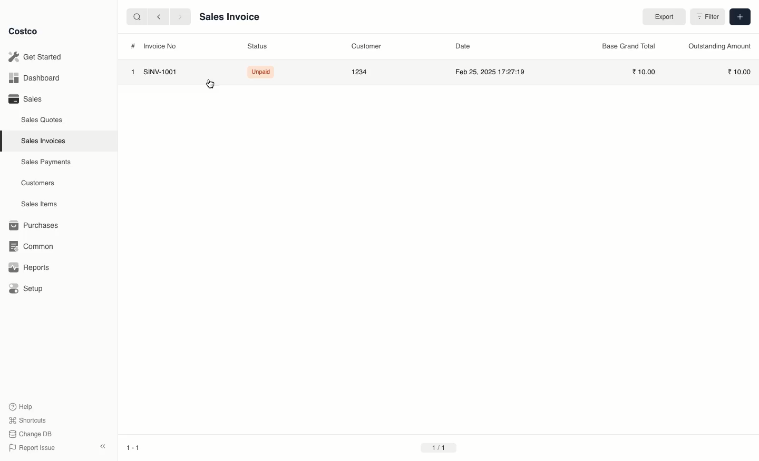 The image size is (759, 461). What do you see at coordinates (37, 77) in the screenshot?
I see `Dashboard` at bounding box center [37, 77].